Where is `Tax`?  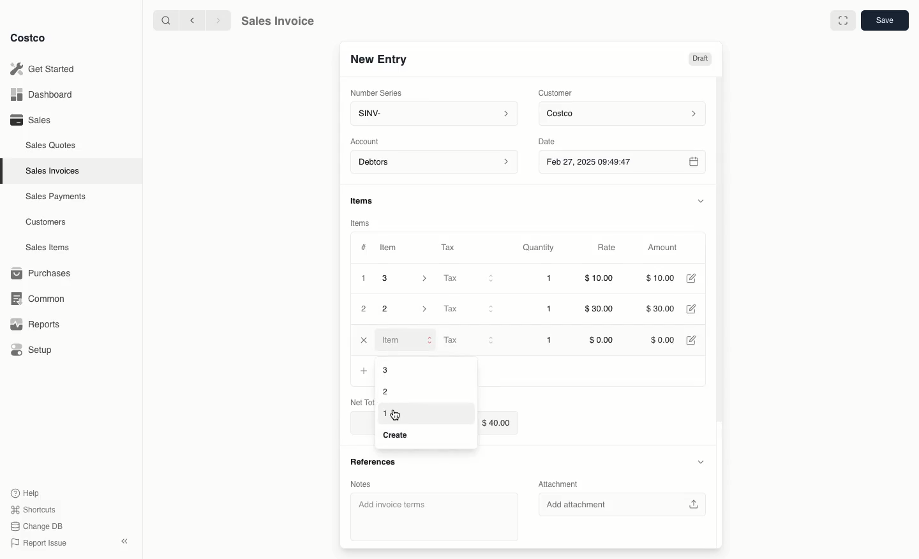
Tax is located at coordinates (468, 341).